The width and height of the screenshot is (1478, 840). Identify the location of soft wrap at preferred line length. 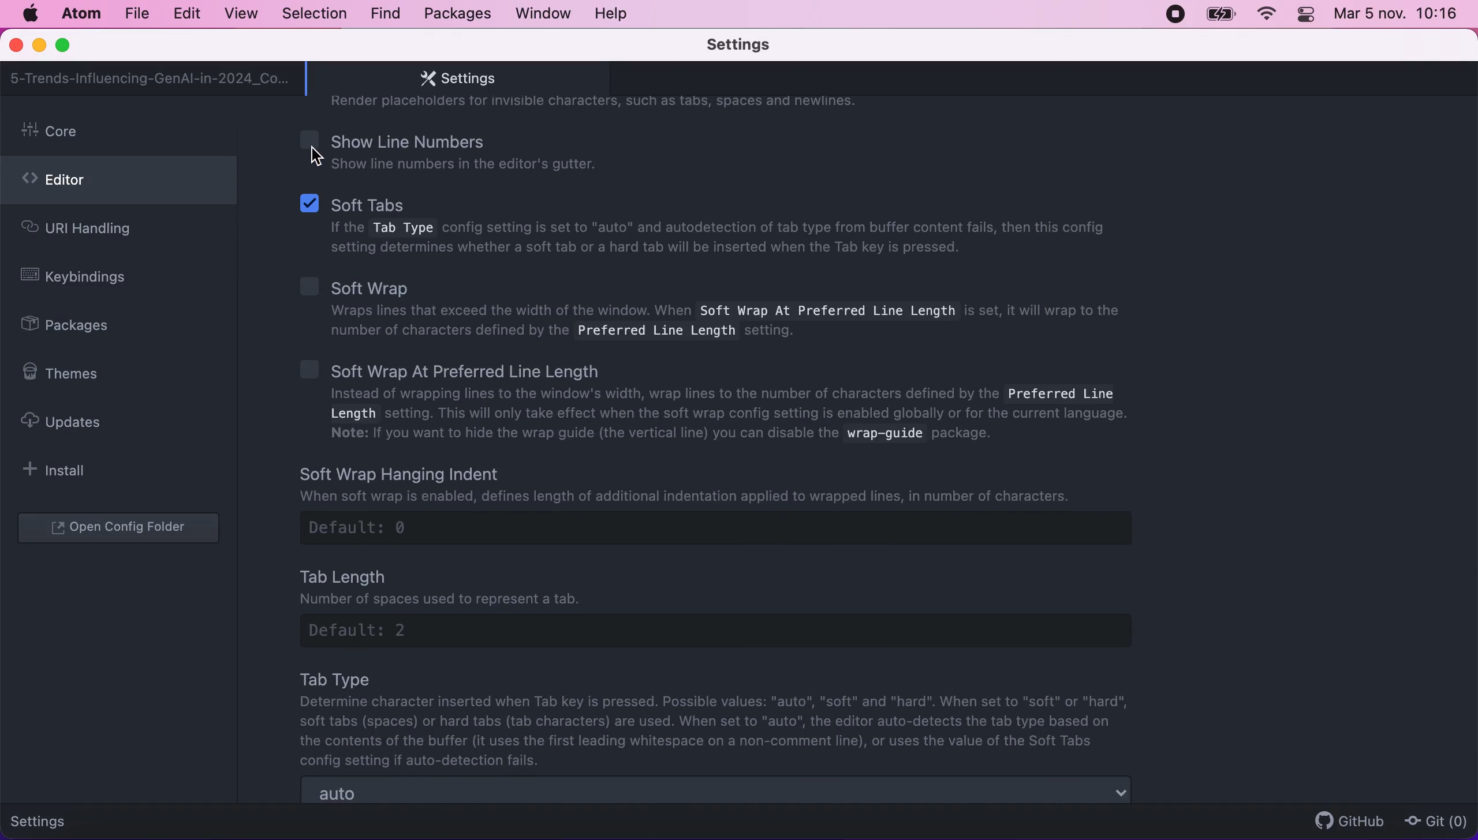
(727, 404).